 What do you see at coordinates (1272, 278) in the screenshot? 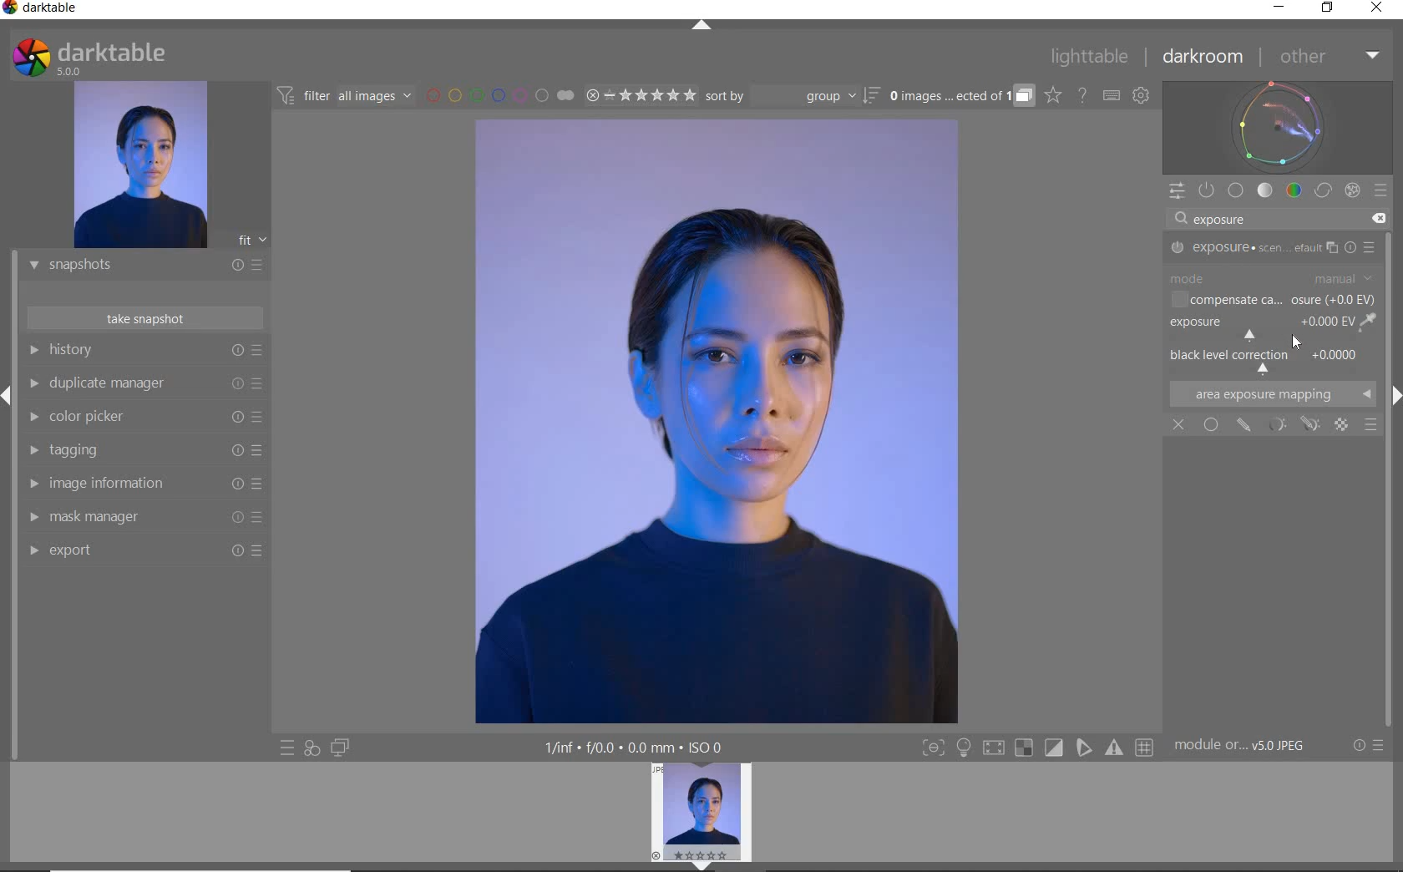
I see `MODE` at bounding box center [1272, 278].